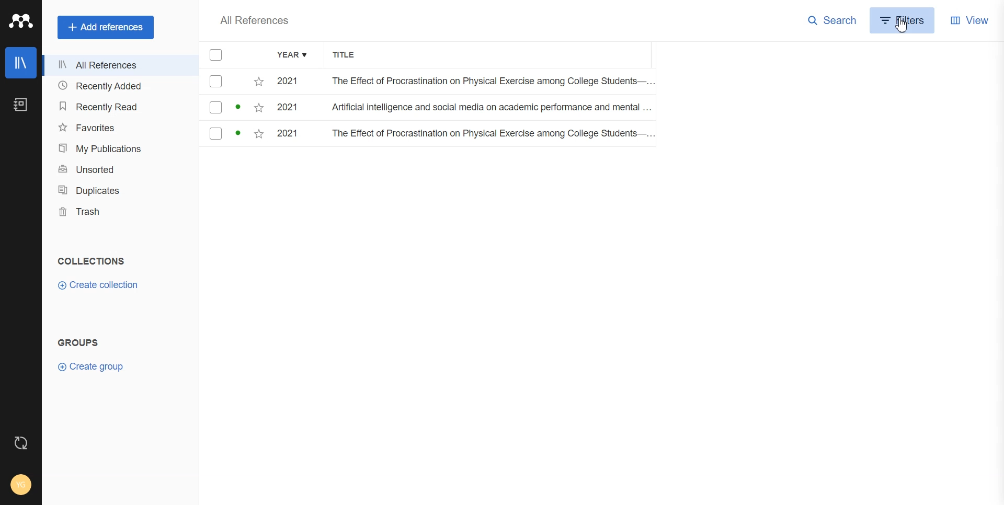  What do you see at coordinates (119, 127) in the screenshot?
I see `Favorites` at bounding box center [119, 127].